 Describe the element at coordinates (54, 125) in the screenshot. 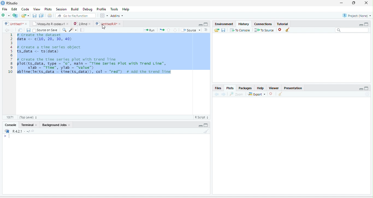

I see `Background Jobs` at that location.